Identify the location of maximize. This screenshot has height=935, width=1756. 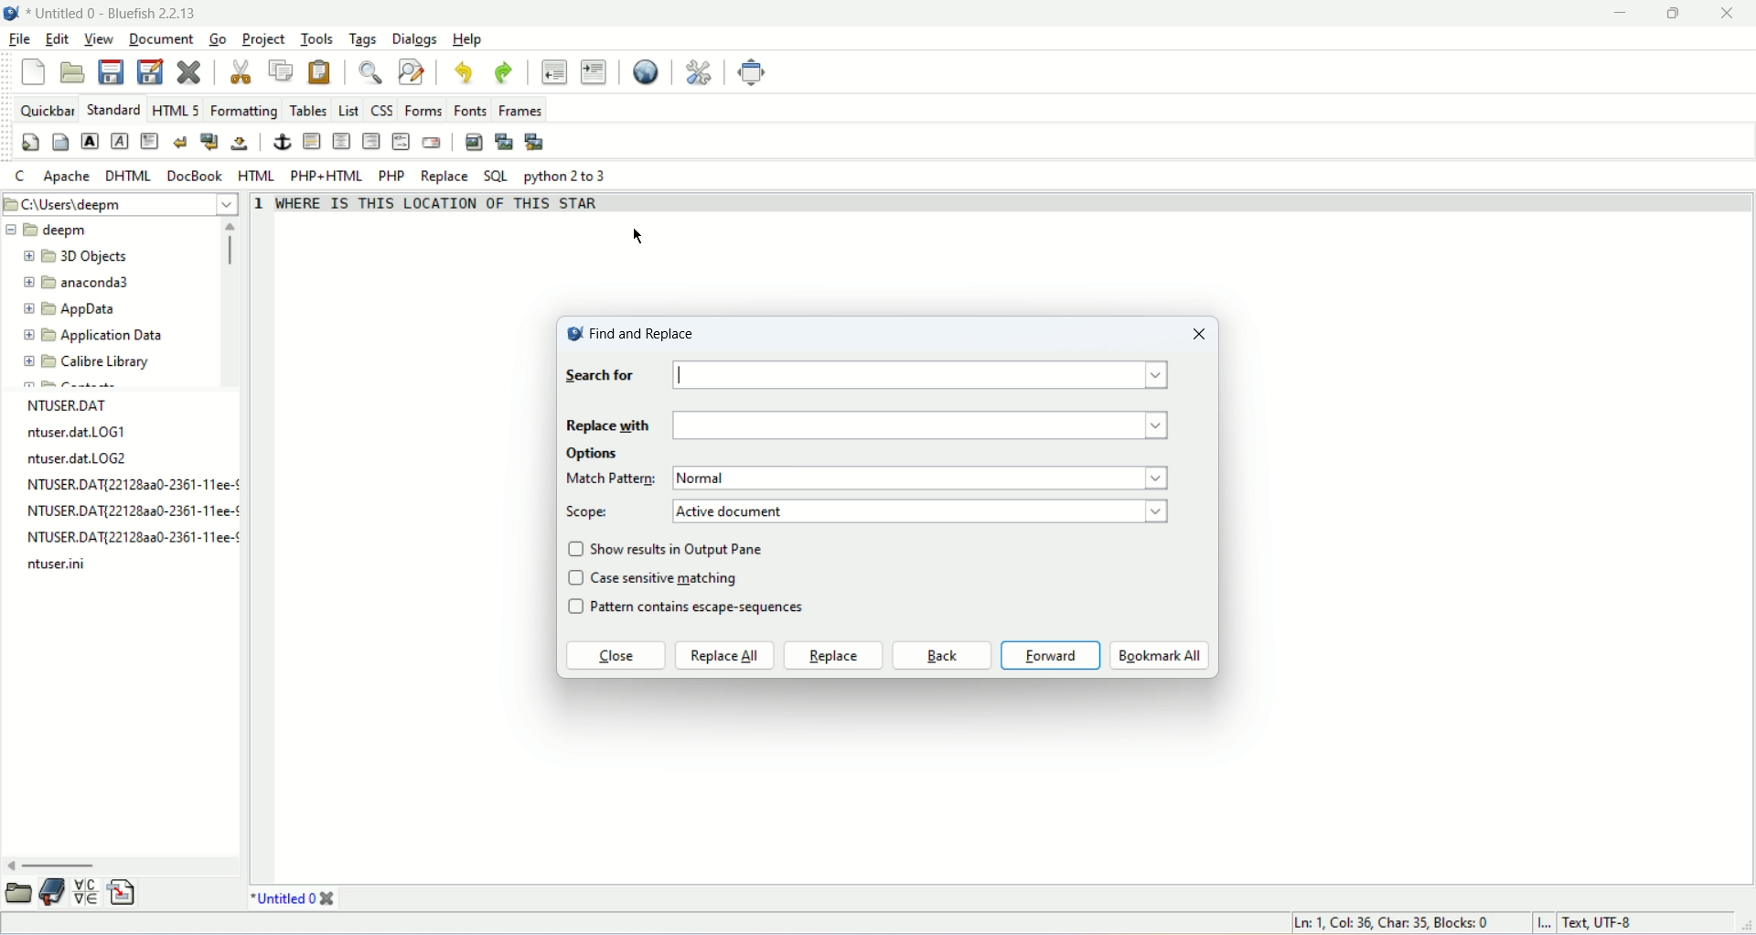
(1686, 14).